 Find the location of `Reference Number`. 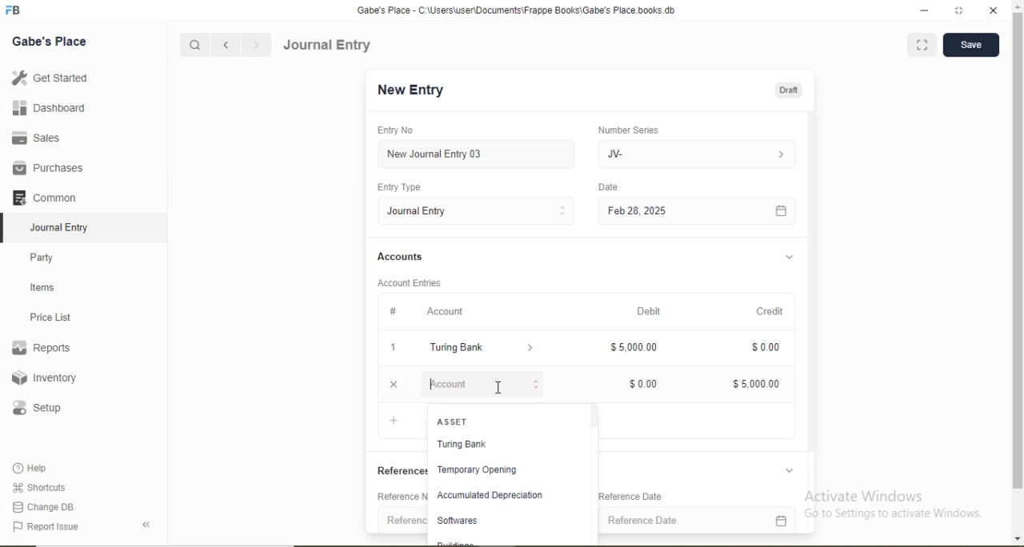

Reference Number is located at coordinates (406, 520).